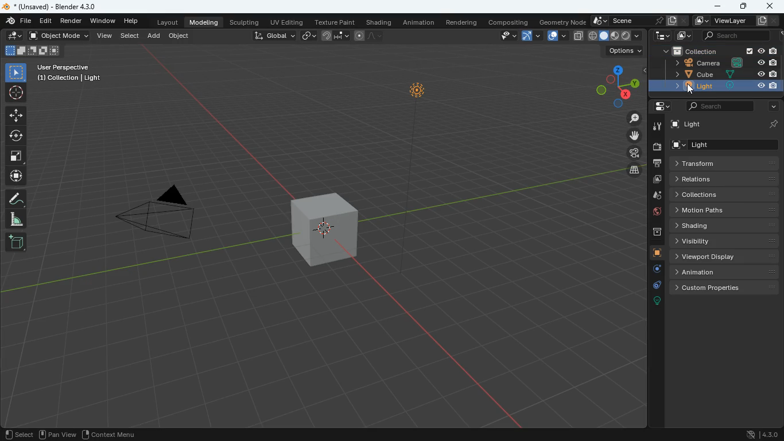 This screenshot has width=784, height=441. What do you see at coordinates (725, 242) in the screenshot?
I see `visibility` at bounding box center [725, 242].